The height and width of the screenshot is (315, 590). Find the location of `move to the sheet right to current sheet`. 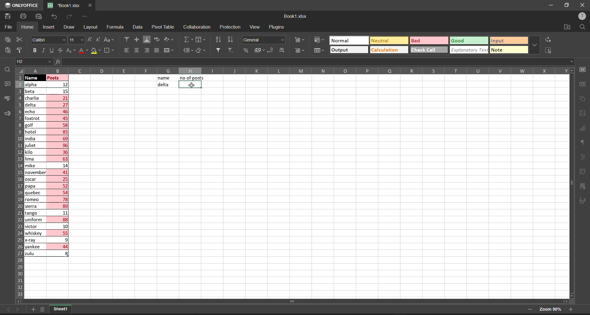

move to the sheet right to current sheet is located at coordinates (19, 311).